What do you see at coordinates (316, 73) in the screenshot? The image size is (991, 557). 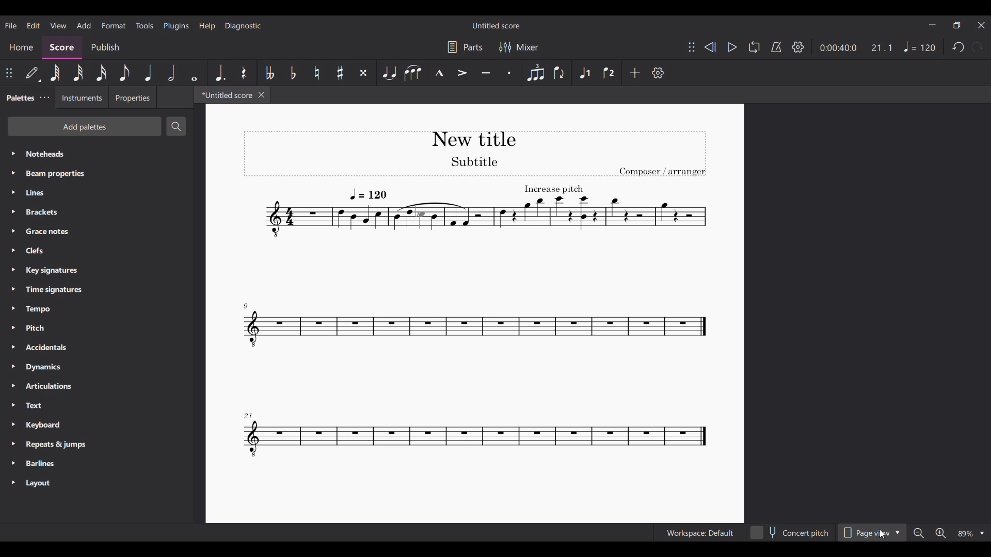 I see `Toggle natural` at bounding box center [316, 73].